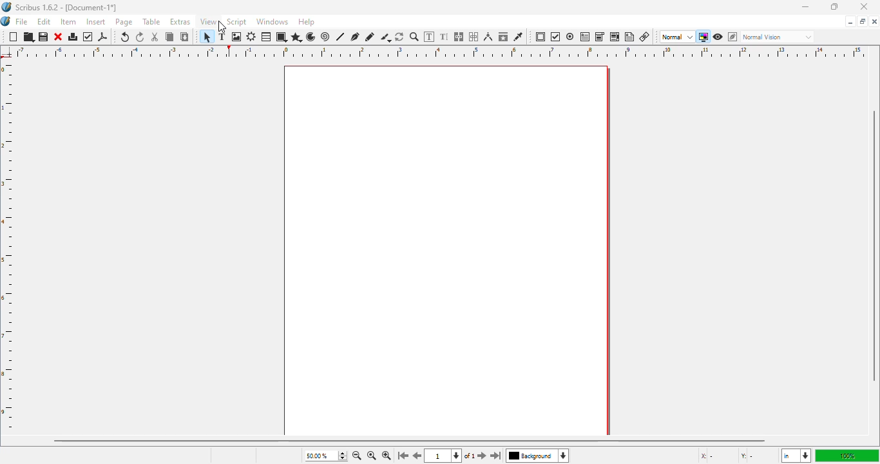 The image size is (880, 464). Describe the element at coordinates (447, 242) in the screenshot. I see `workspace` at that location.